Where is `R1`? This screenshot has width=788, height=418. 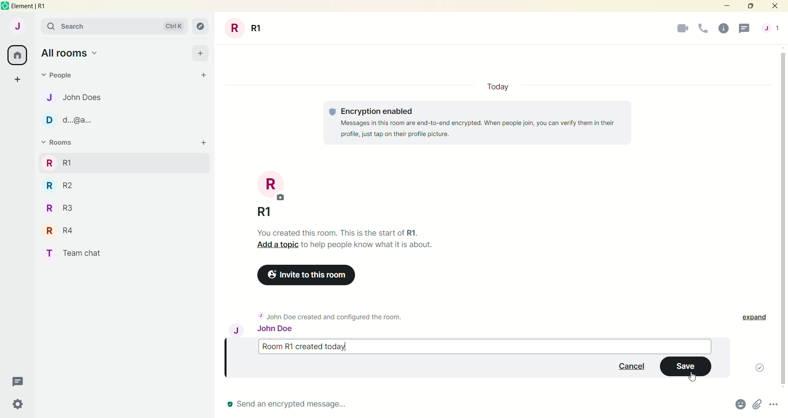
R1 is located at coordinates (266, 213).